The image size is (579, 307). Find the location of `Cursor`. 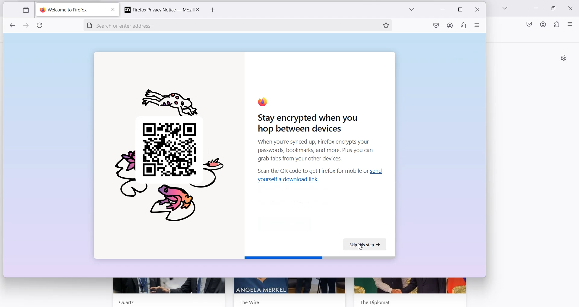

Cursor is located at coordinates (359, 247).